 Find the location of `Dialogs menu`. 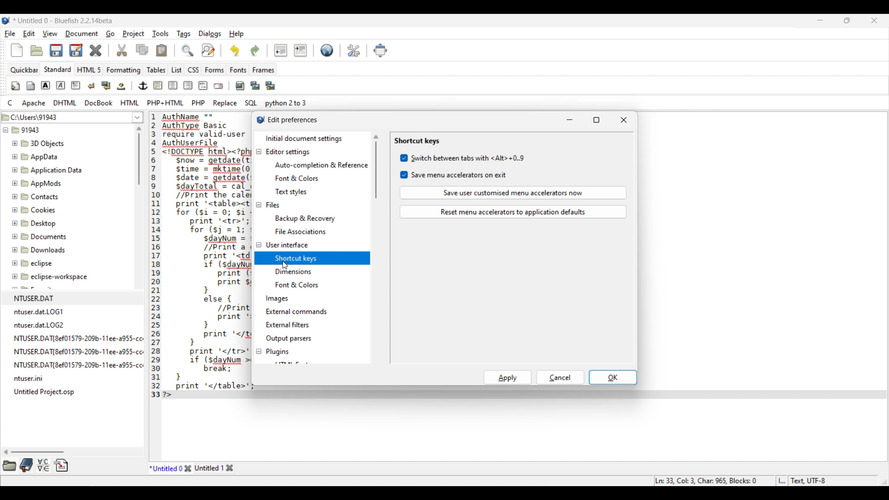

Dialogs menu is located at coordinates (210, 34).